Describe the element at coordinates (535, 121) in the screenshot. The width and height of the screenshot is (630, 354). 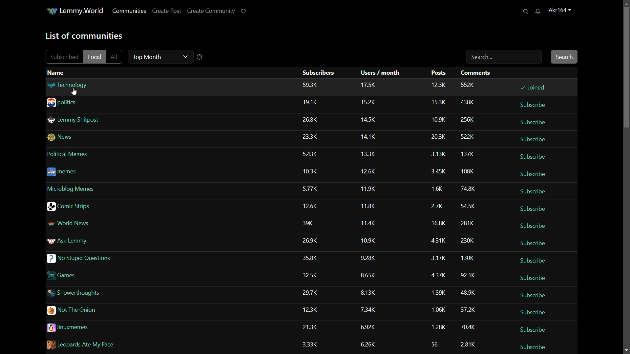
I see `subscribe/unsubscribe` at that location.